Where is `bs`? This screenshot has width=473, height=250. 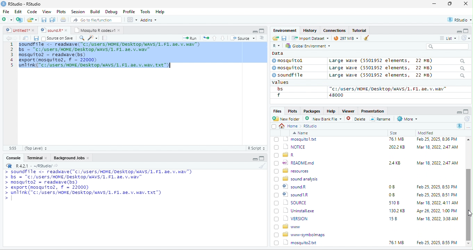 bs is located at coordinates (279, 89).